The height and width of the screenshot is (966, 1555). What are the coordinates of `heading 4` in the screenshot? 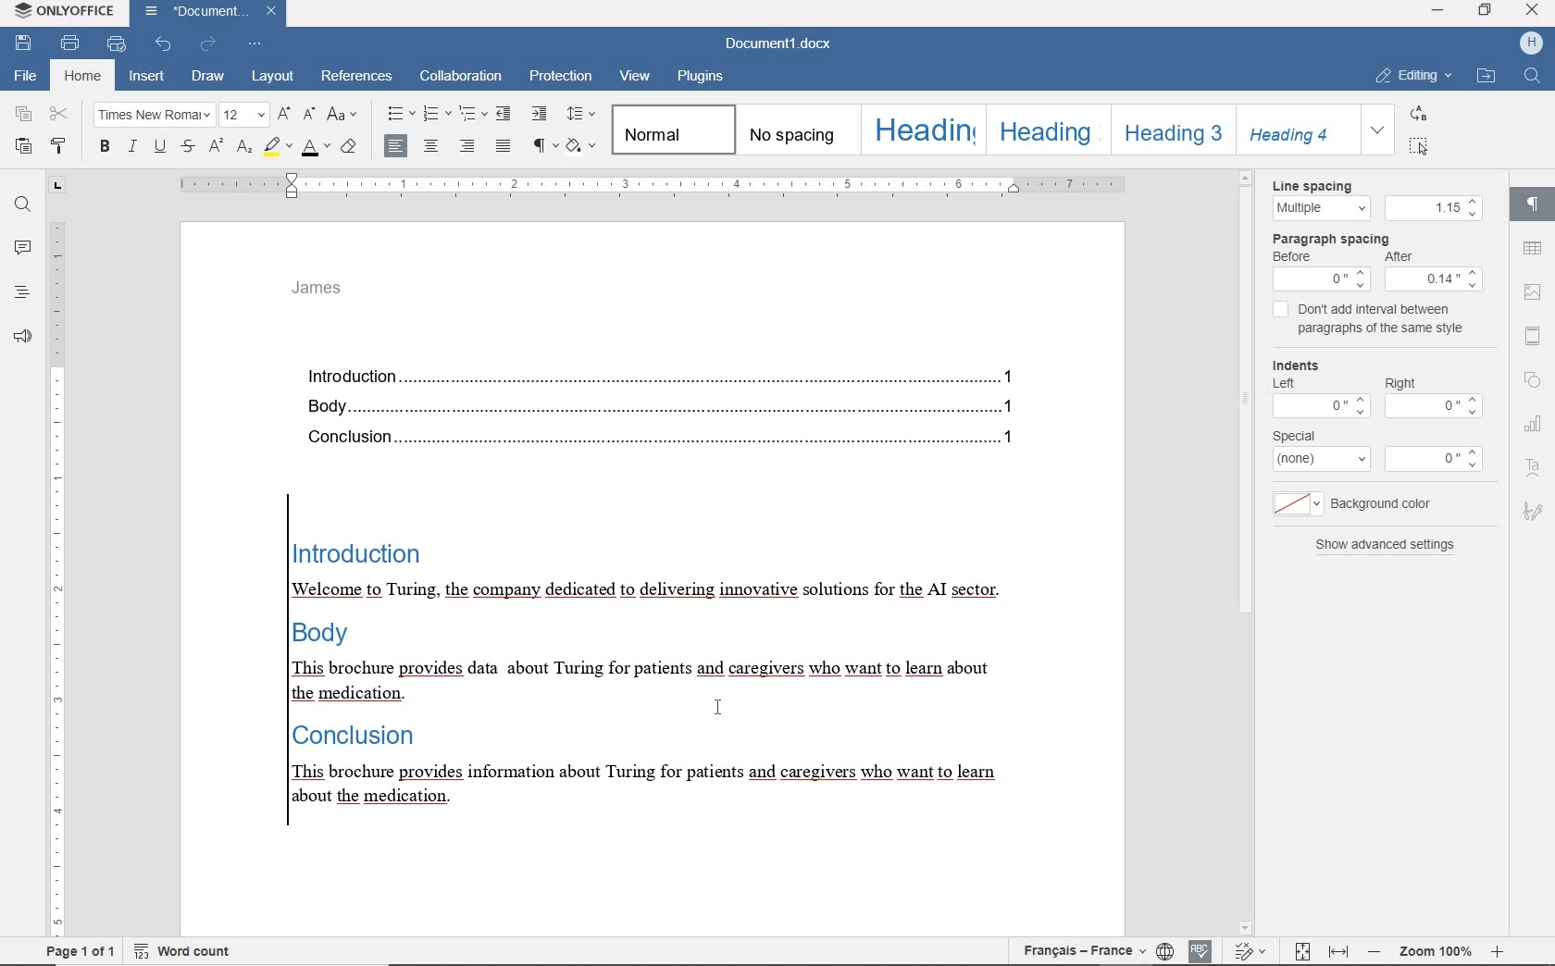 It's located at (1294, 129).